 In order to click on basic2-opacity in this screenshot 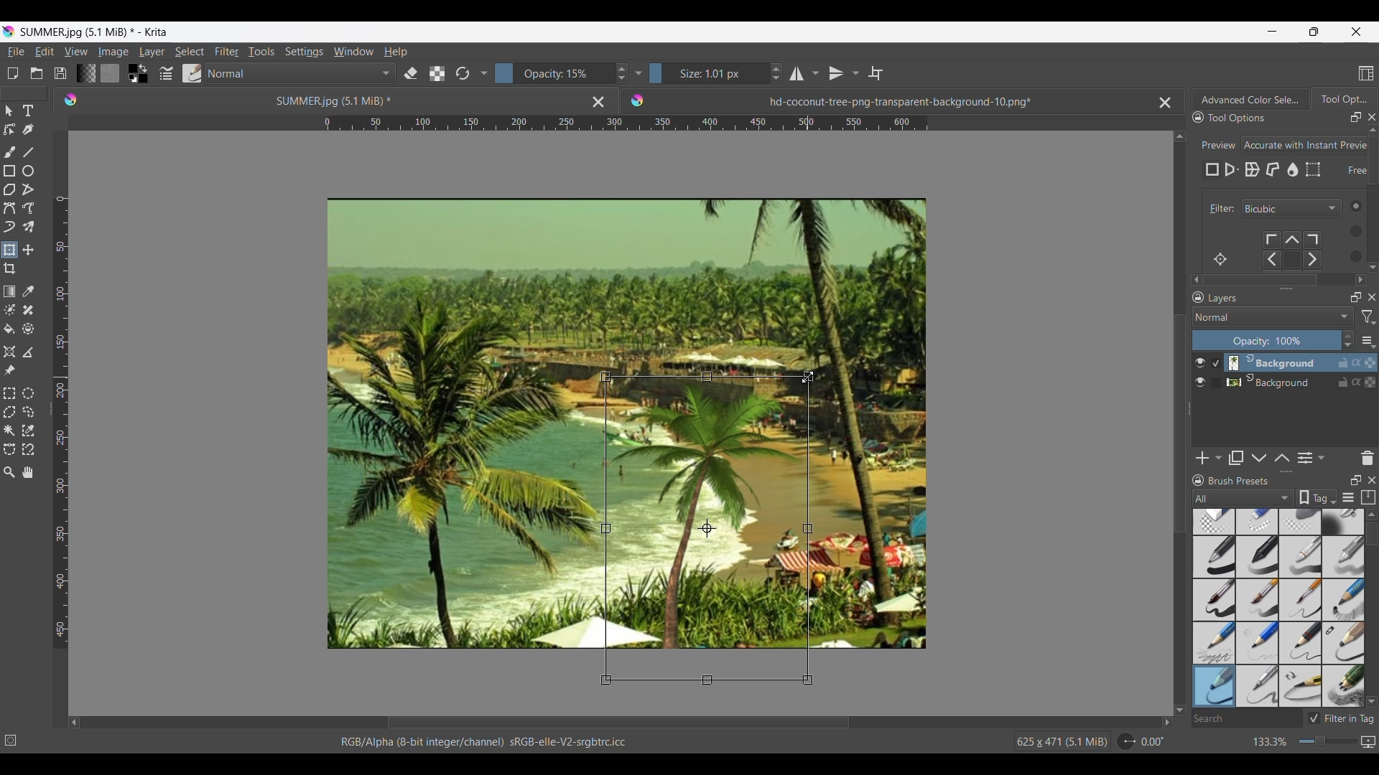, I will do `click(1258, 557)`.